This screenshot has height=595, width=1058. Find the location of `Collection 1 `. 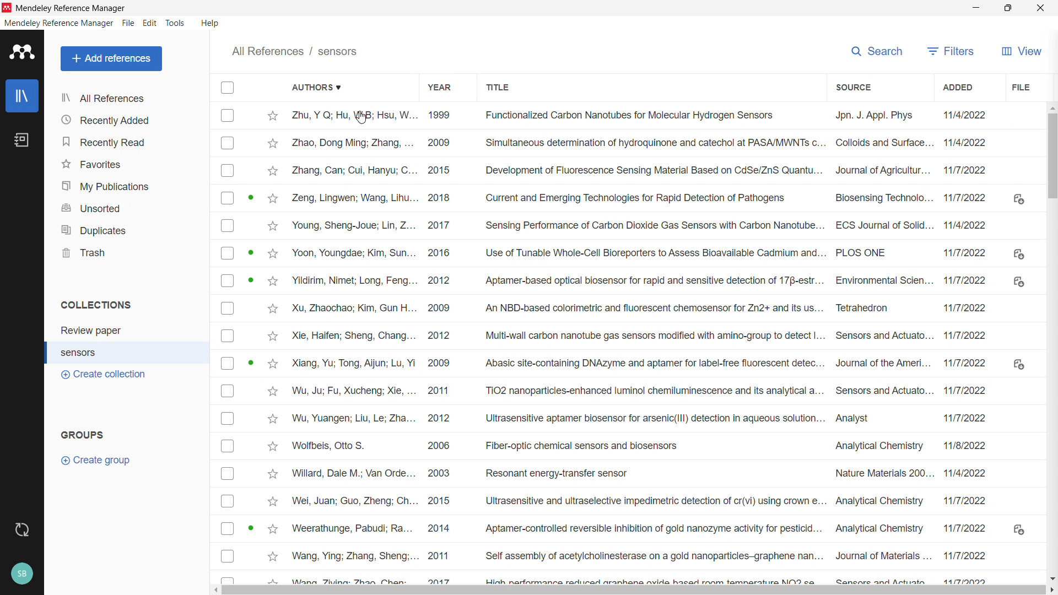

Collection 1  is located at coordinates (130, 331).